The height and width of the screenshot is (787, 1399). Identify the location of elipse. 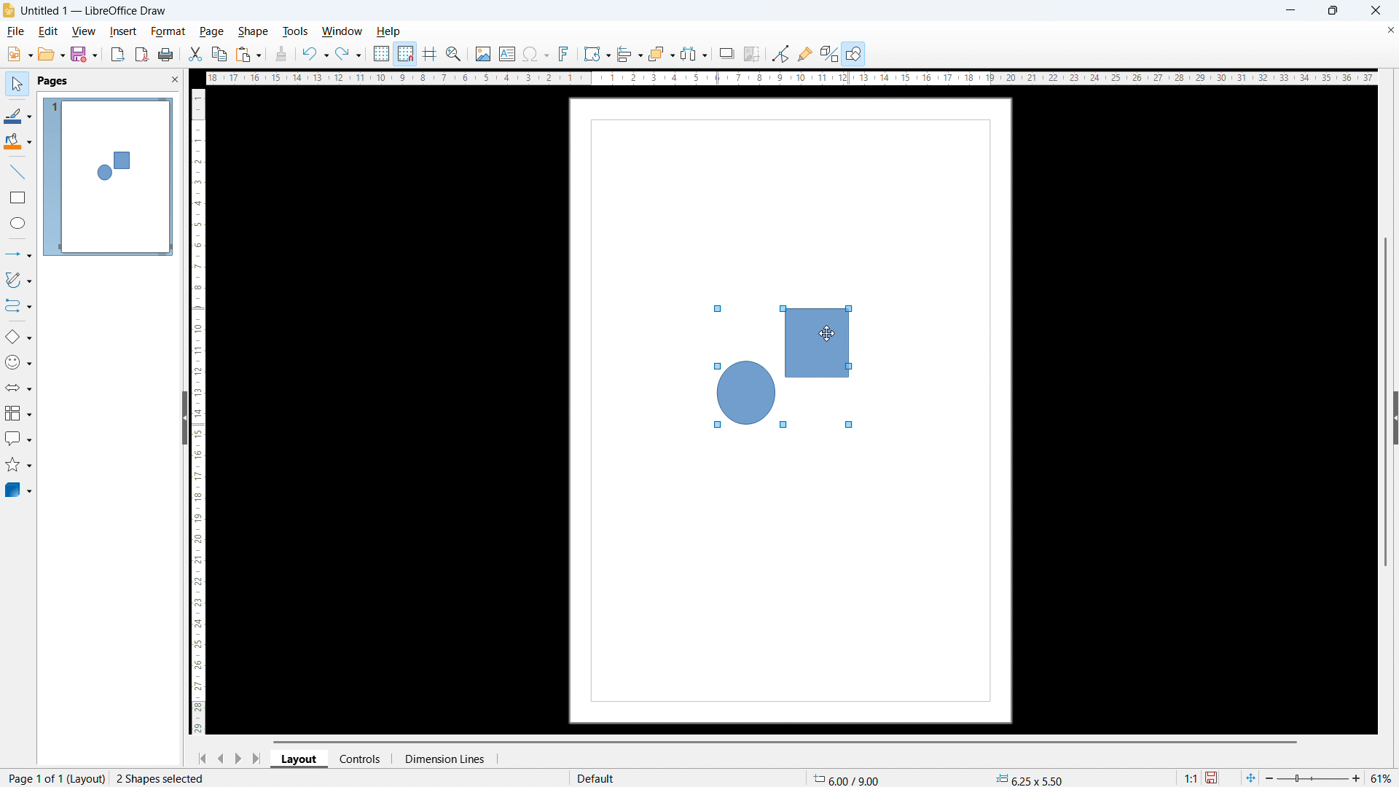
(19, 222).